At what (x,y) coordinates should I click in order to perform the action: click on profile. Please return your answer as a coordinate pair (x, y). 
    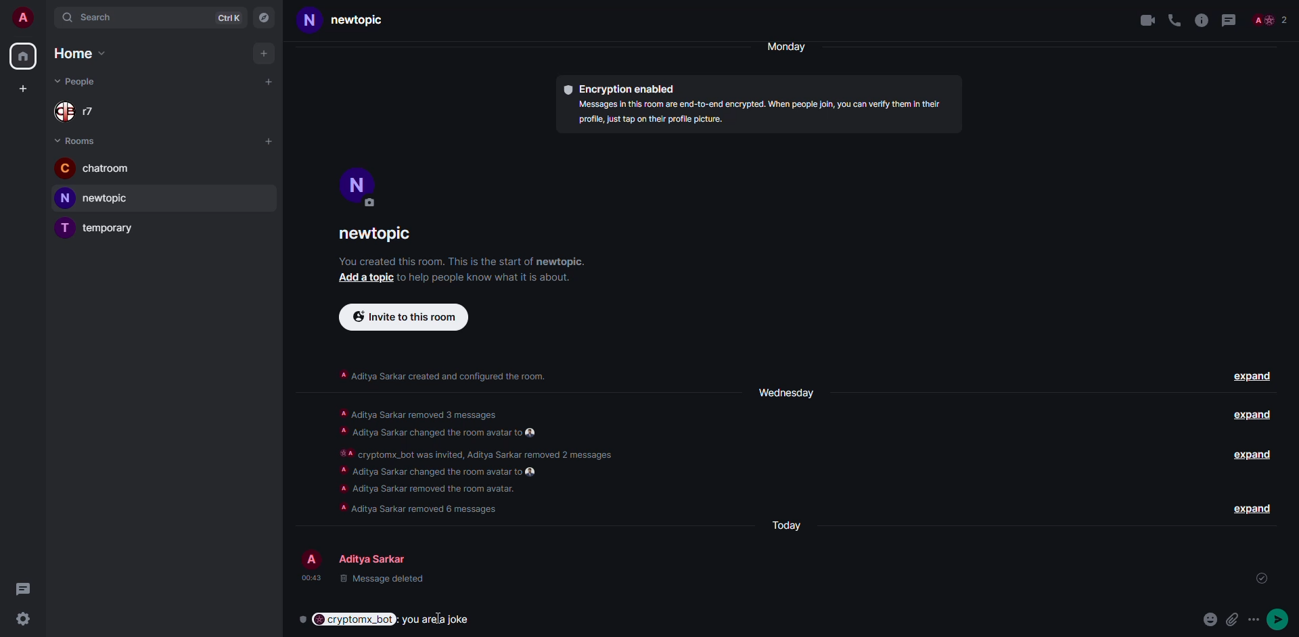
    Looking at the image, I should click on (358, 184).